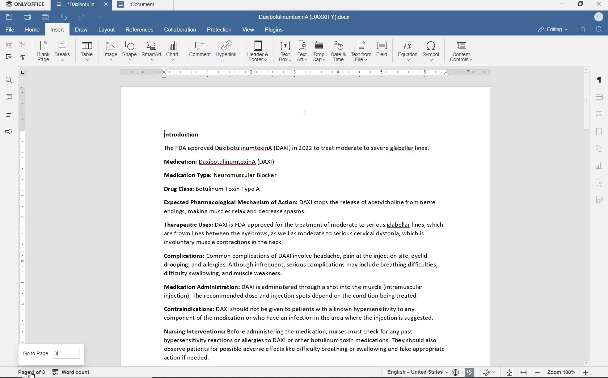 This screenshot has width=608, height=378. I want to click on text box, so click(285, 51).